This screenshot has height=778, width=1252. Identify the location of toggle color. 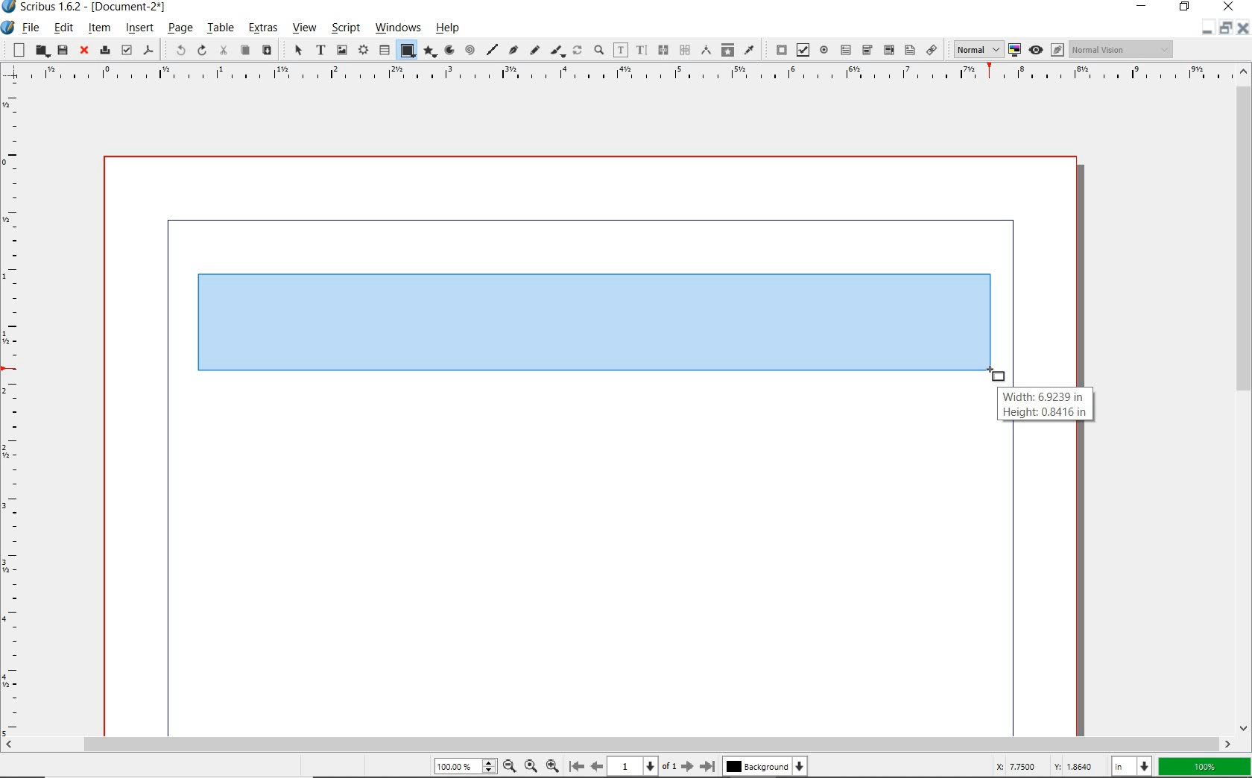
(1013, 51).